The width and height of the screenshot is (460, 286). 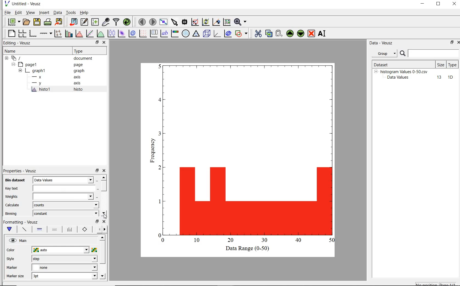 I want to click on Data - Veusz, so click(x=382, y=43).